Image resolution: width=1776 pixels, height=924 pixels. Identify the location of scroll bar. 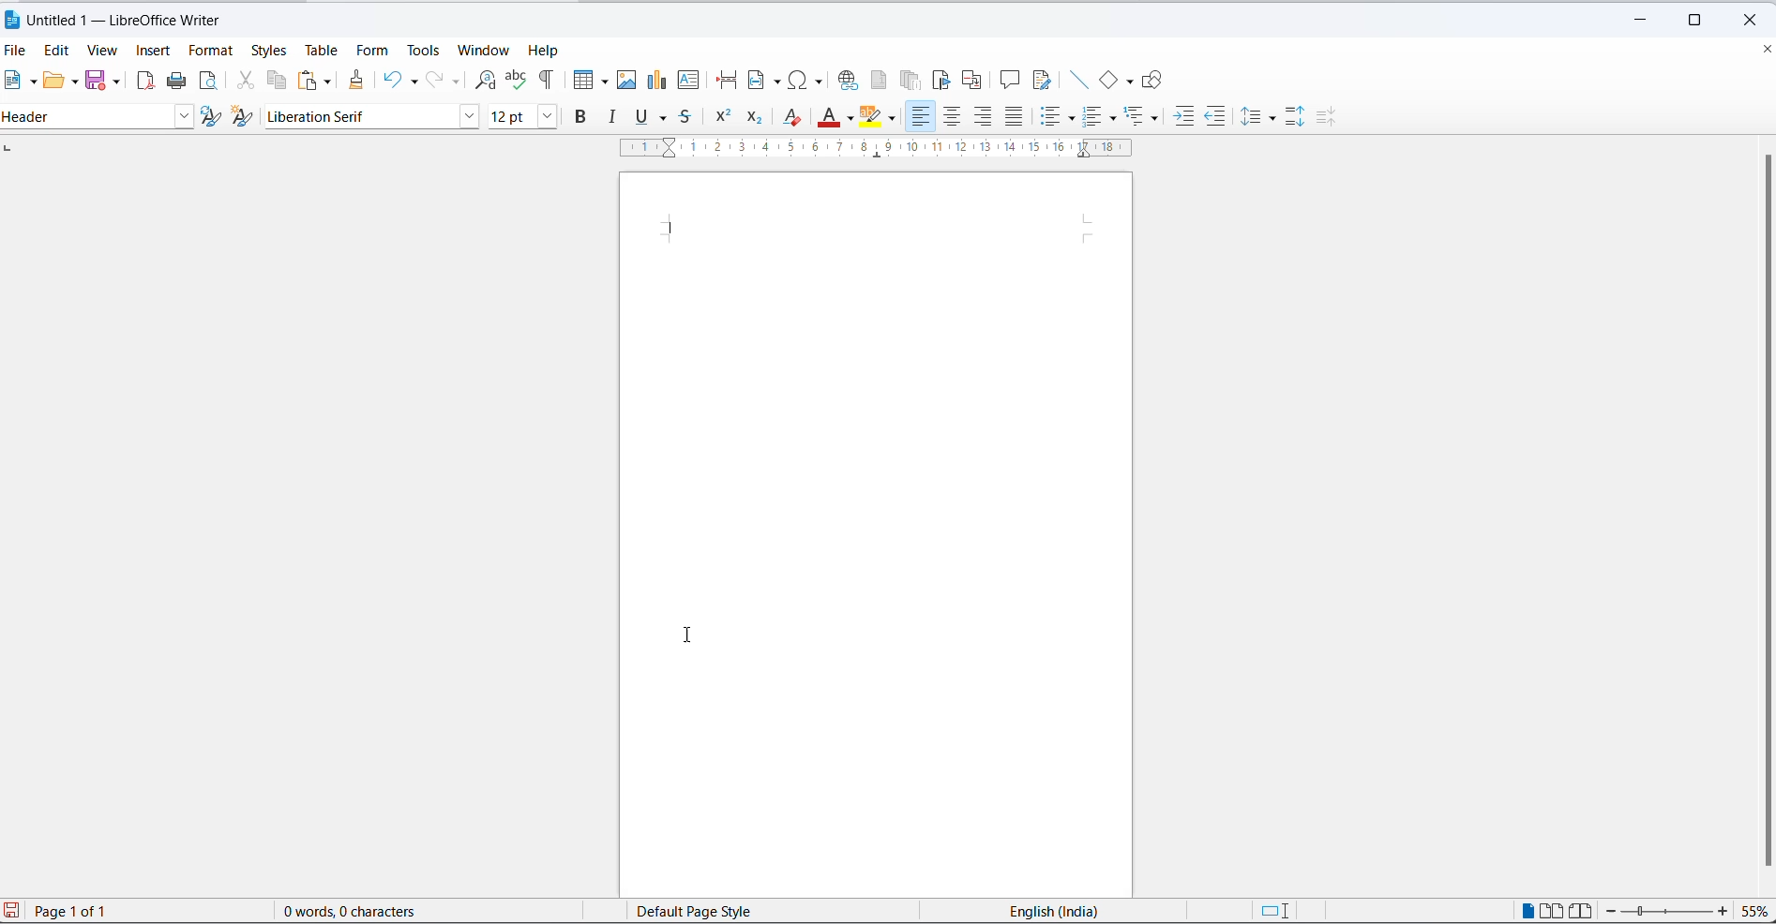
(1760, 512).